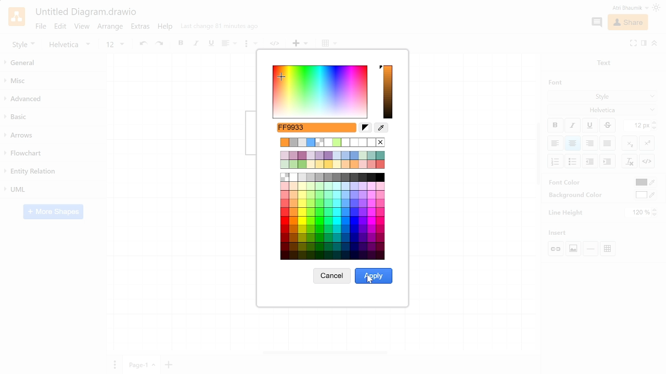  I want to click on Background color, so click(646, 195).